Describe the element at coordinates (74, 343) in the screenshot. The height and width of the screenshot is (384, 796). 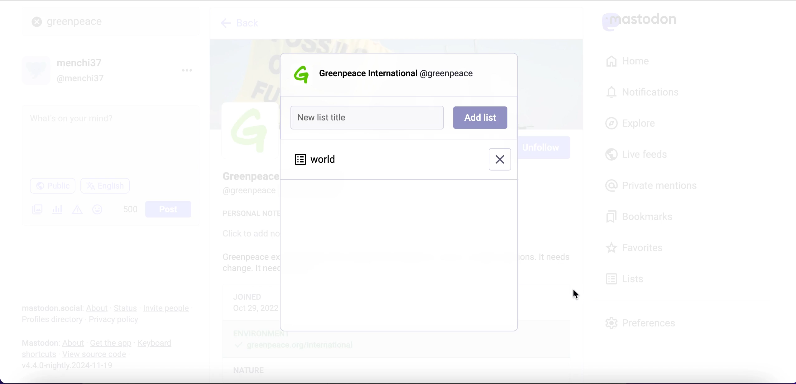
I see `about` at that location.